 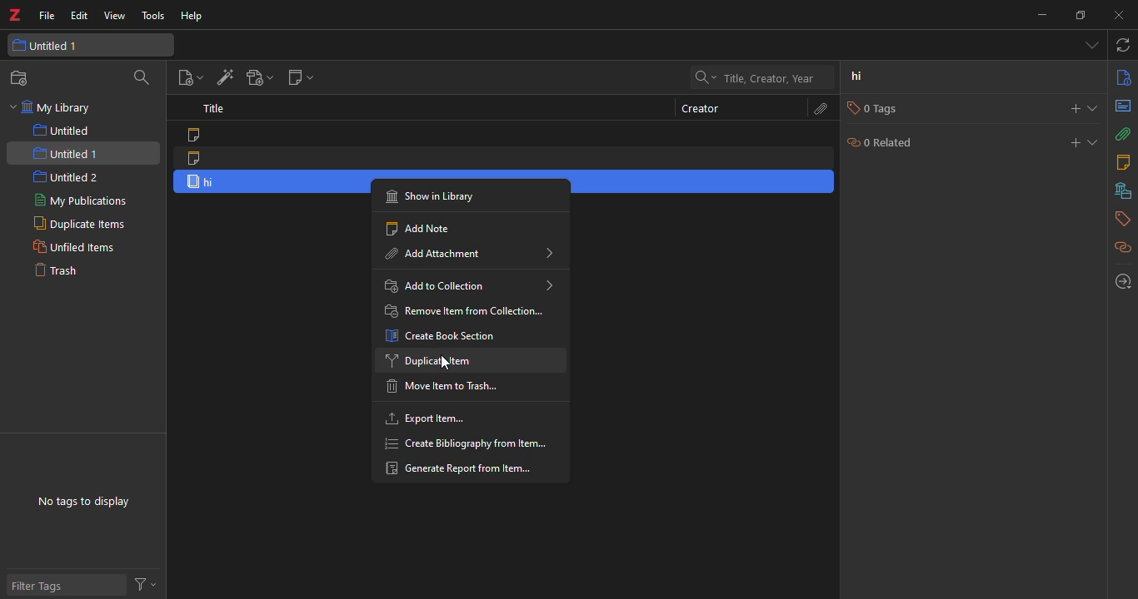 I want to click on duplicate items, so click(x=77, y=224).